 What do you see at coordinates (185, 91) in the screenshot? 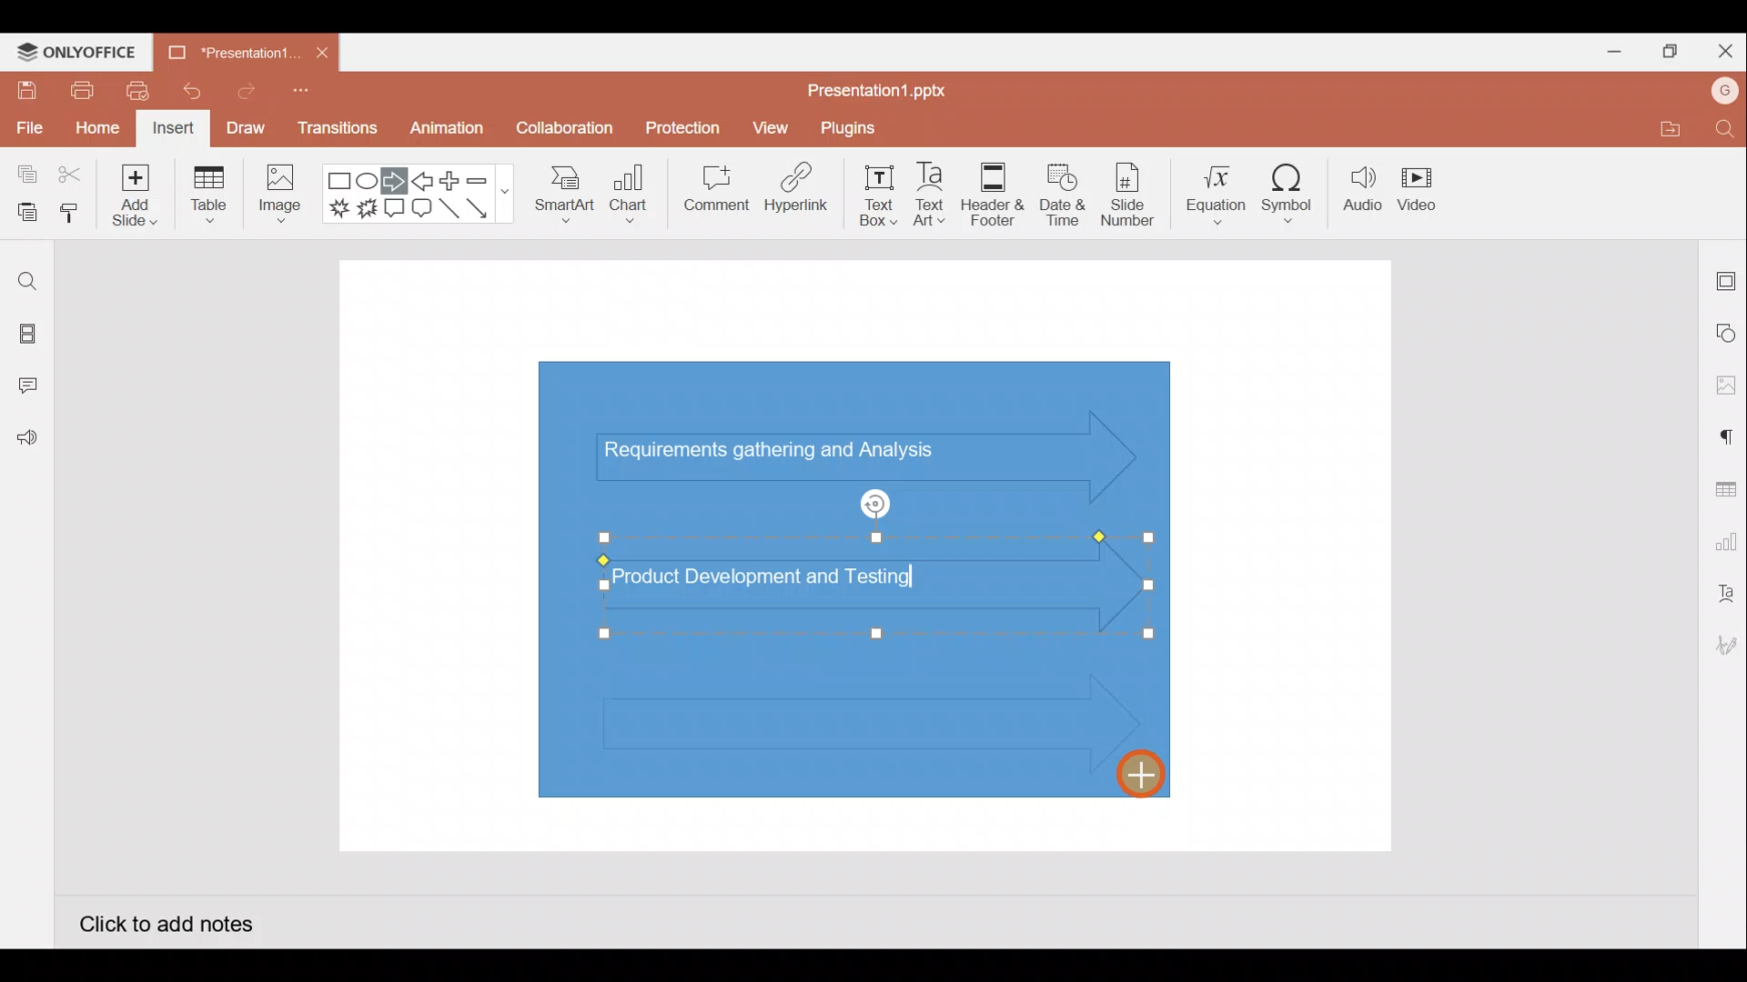
I see `Undo` at bounding box center [185, 91].